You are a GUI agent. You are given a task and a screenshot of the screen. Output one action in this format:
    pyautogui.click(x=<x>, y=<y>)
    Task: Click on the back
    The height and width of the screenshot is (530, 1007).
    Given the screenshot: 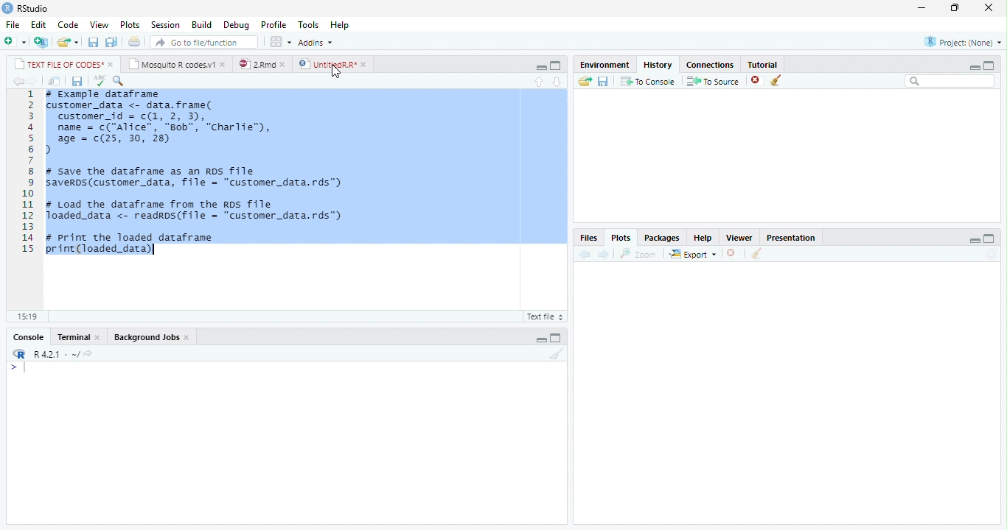 What is the action you would take?
    pyautogui.click(x=19, y=82)
    